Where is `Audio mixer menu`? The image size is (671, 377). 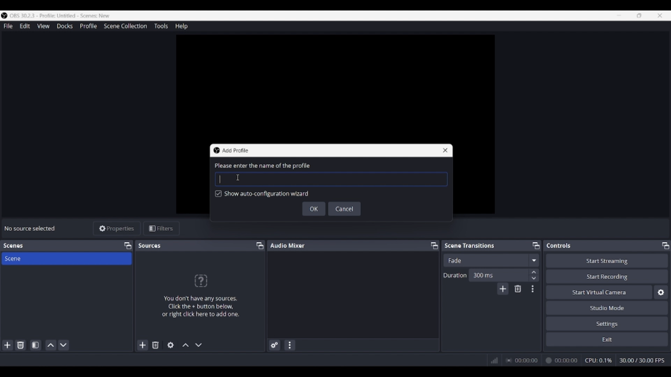
Audio mixer menu is located at coordinates (289, 345).